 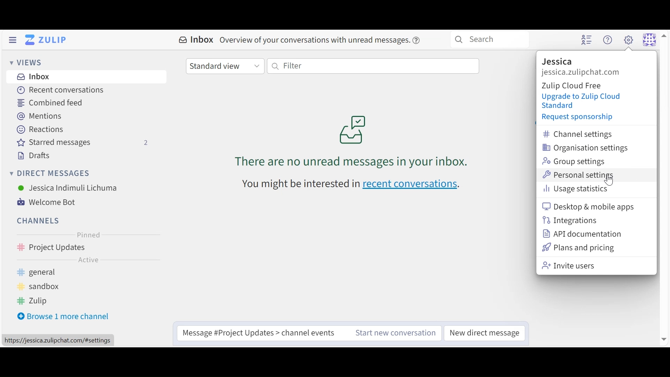 What do you see at coordinates (491, 40) in the screenshot?
I see `Search` at bounding box center [491, 40].